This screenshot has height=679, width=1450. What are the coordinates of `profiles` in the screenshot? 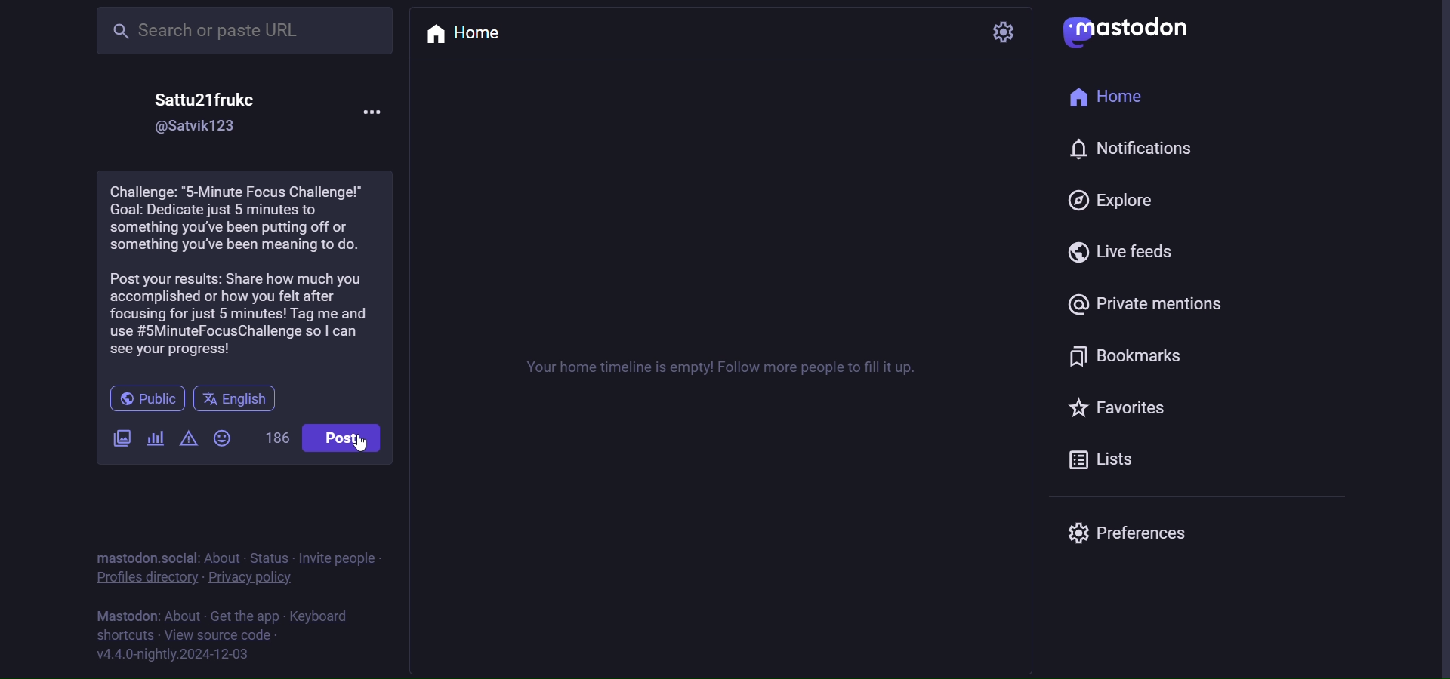 It's located at (145, 579).